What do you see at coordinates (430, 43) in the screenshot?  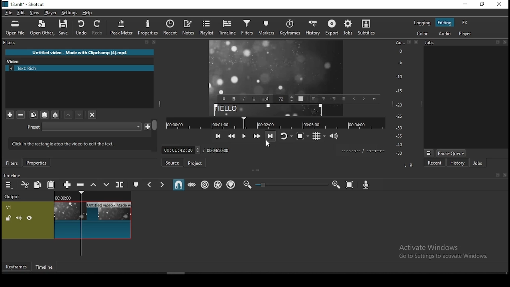 I see `Jobs` at bounding box center [430, 43].